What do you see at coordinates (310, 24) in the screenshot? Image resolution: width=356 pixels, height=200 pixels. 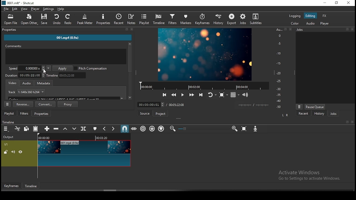 I see `audio` at bounding box center [310, 24].